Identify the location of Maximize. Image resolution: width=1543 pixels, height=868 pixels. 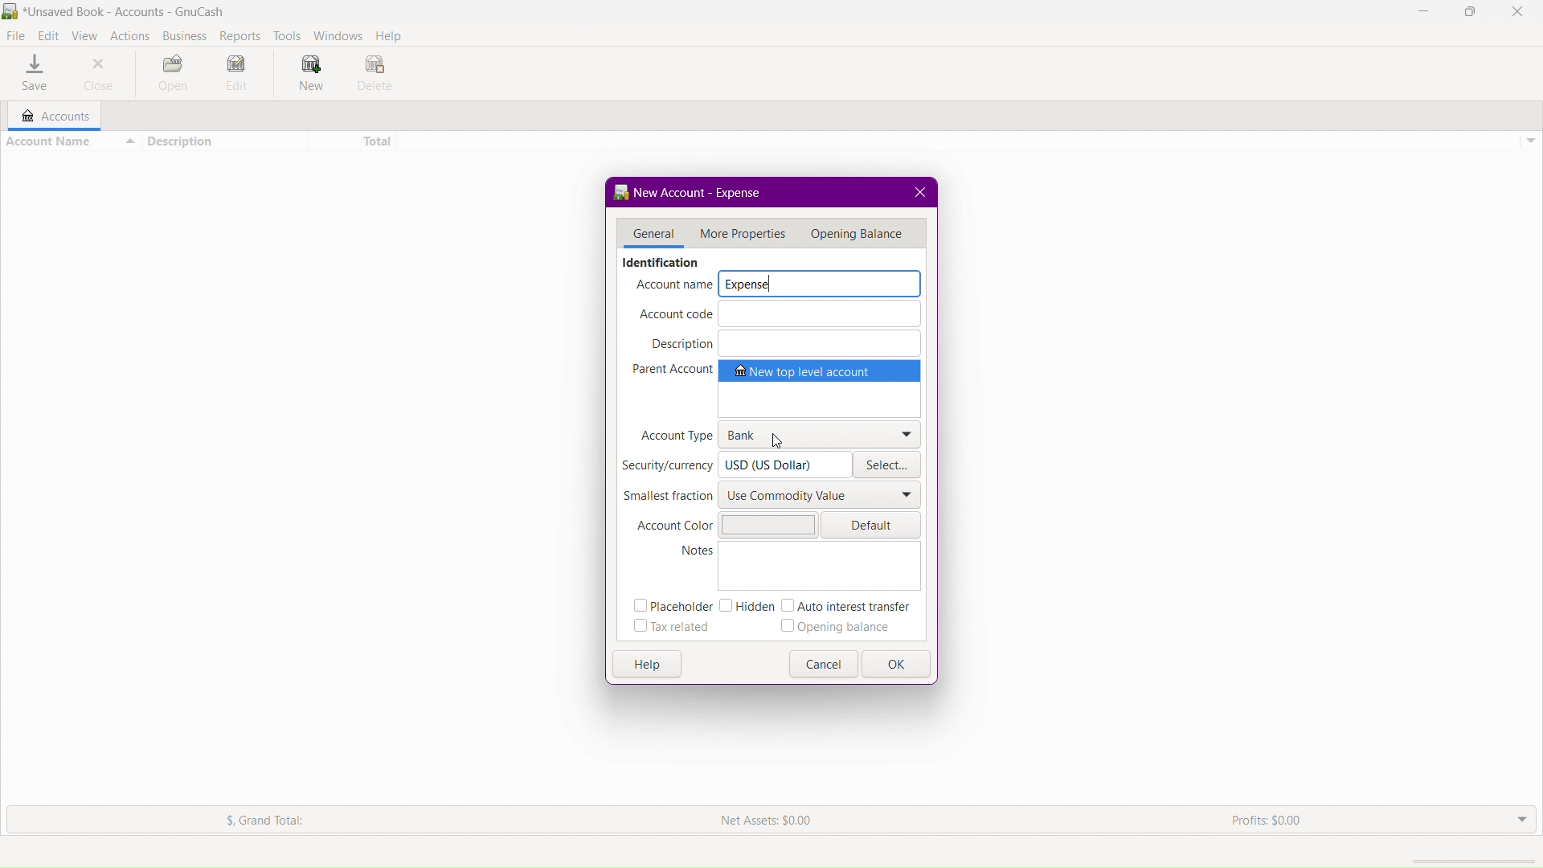
(1469, 12).